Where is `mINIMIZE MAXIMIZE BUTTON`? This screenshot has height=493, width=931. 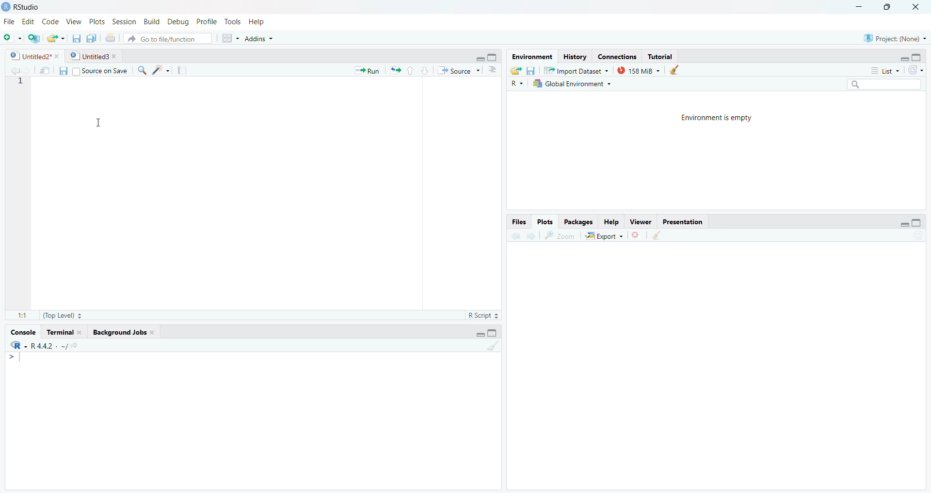
mINIMIZE MAXIMIZE BUTTON is located at coordinates (487, 334).